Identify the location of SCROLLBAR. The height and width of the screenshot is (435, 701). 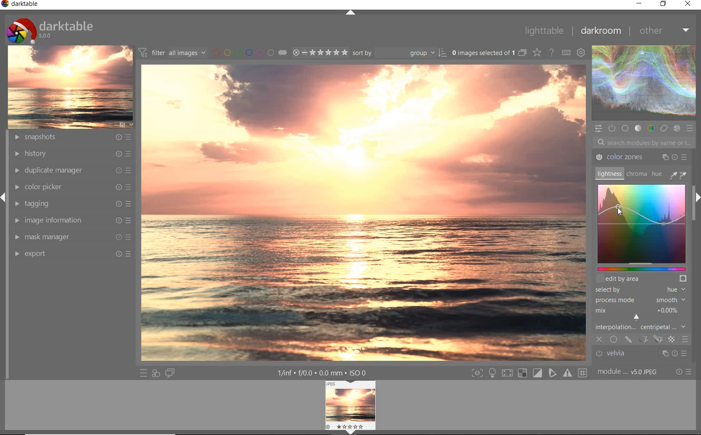
(695, 170).